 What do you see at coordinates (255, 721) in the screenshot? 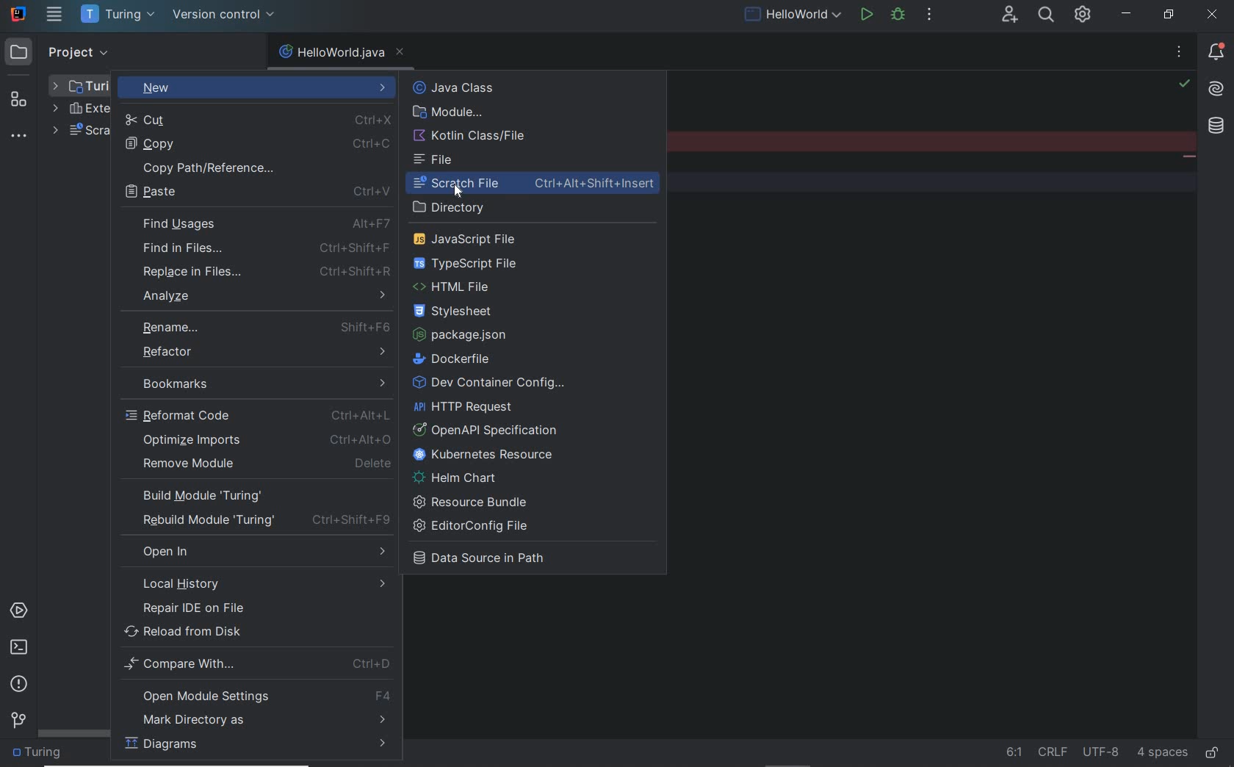
I see `mark directory as` at bounding box center [255, 721].